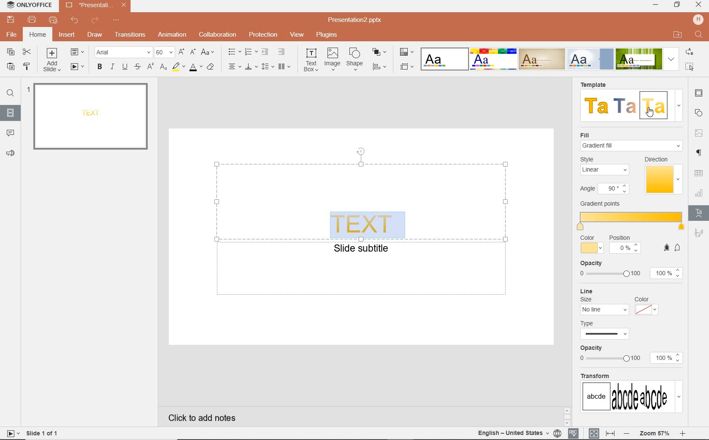  What do you see at coordinates (700, 152) in the screenshot?
I see `PARAGRAPH SETTINGS` at bounding box center [700, 152].